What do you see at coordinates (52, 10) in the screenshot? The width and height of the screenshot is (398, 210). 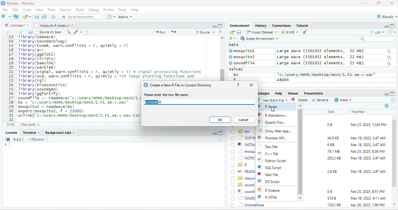 I see `Plots` at bounding box center [52, 10].